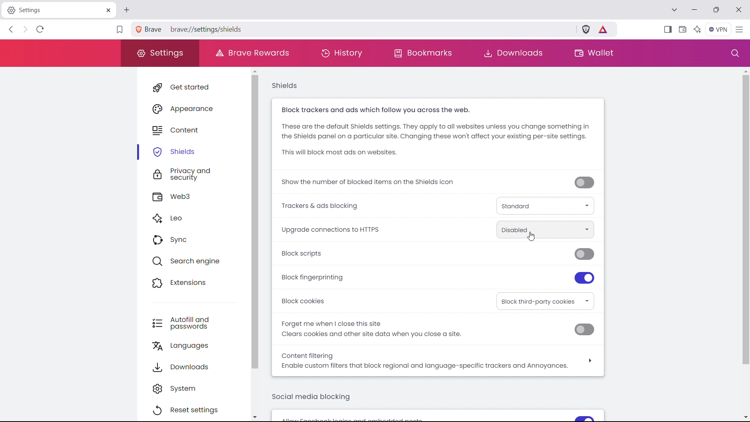 The height and width of the screenshot is (422, 750). What do you see at coordinates (682, 29) in the screenshot?
I see `wallet` at bounding box center [682, 29].